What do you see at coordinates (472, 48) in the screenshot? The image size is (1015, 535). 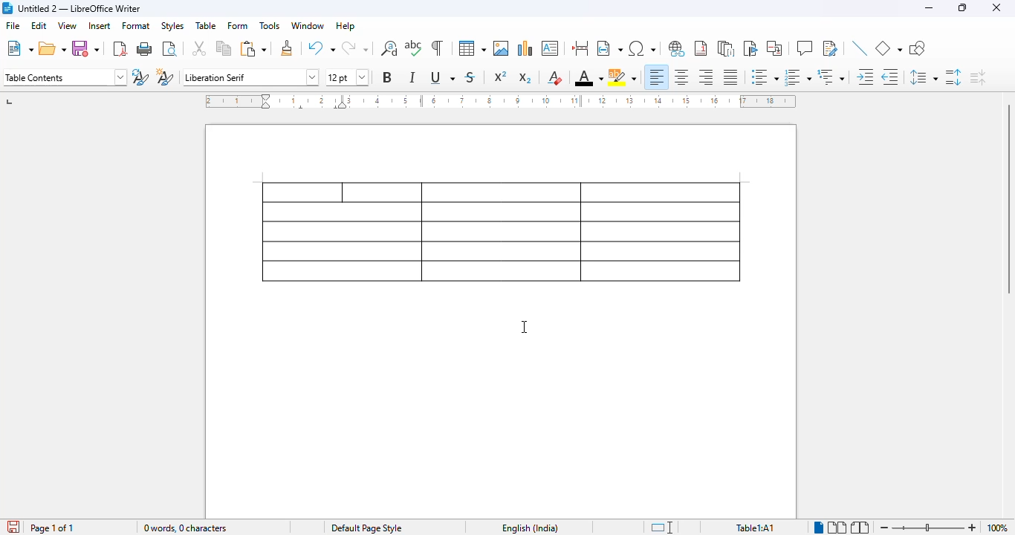 I see `table` at bounding box center [472, 48].